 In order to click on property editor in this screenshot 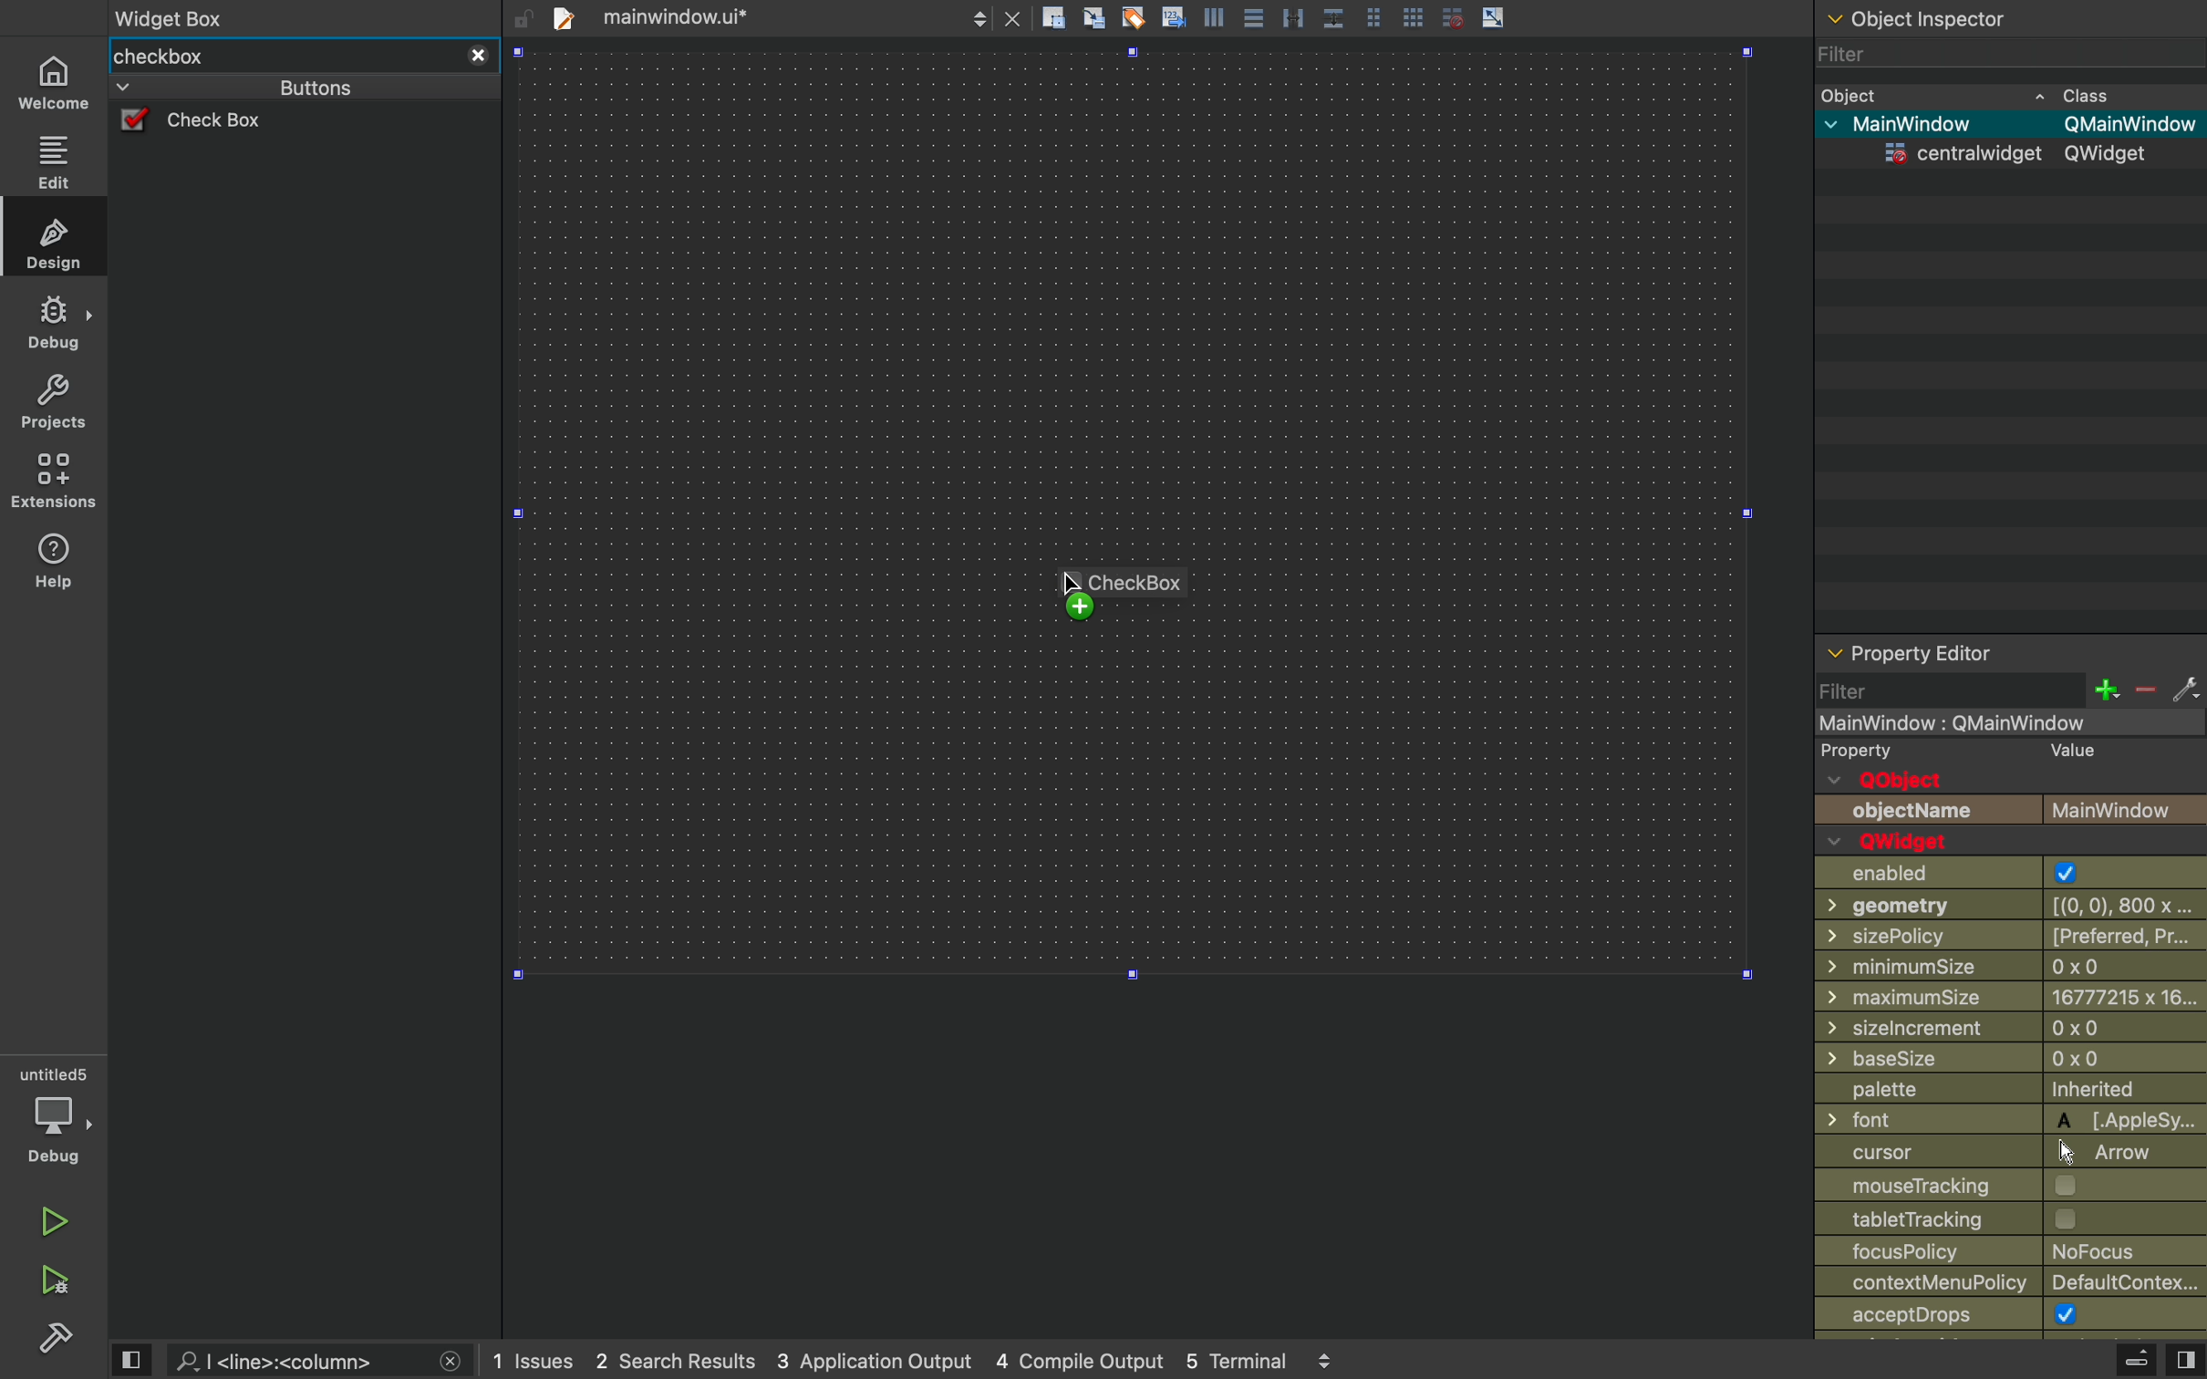, I will do `click(2011, 653)`.